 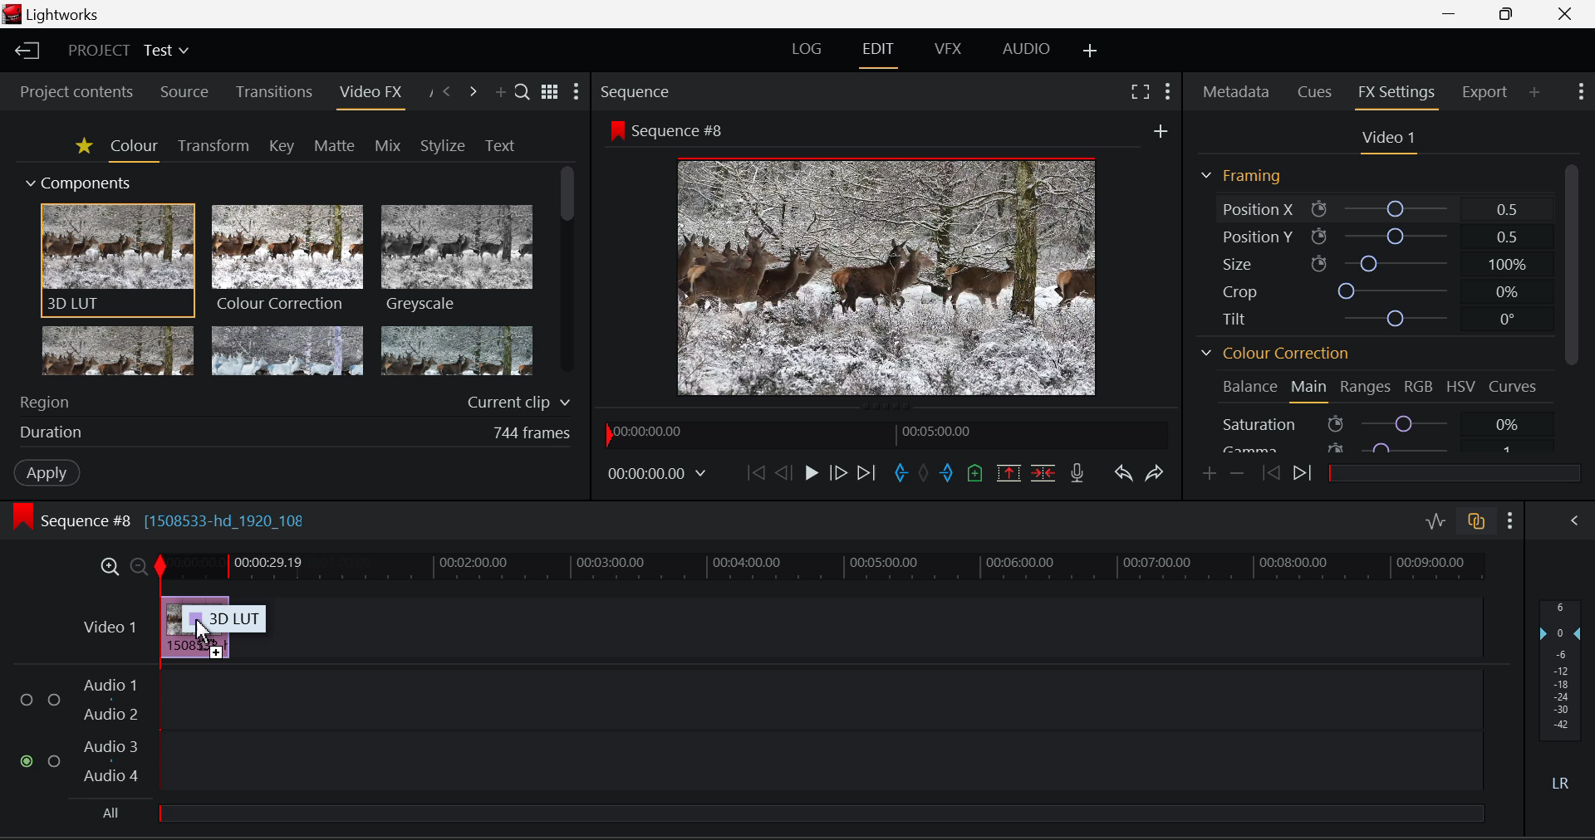 I want to click on Sequence Preview Section, so click(x=636, y=92).